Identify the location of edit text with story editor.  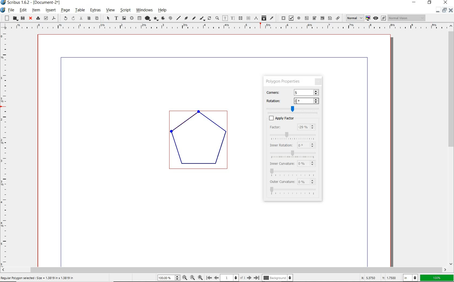
(233, 18).